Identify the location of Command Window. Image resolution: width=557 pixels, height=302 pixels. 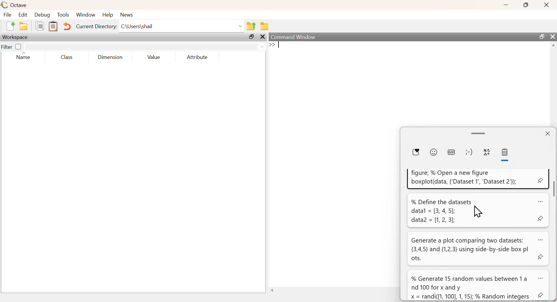
(295, 37).